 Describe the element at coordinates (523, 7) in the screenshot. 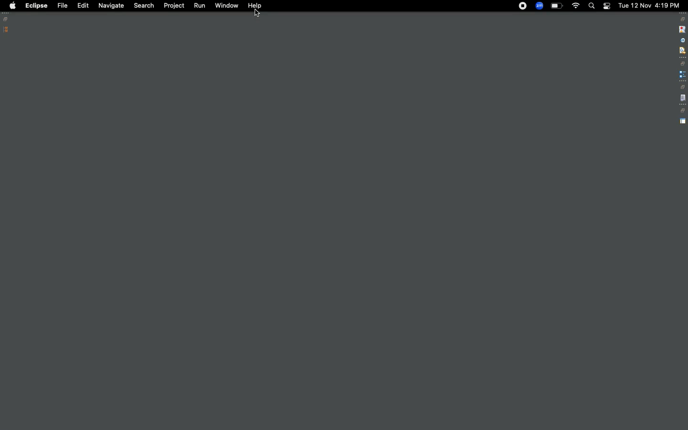

I see `Recording` at that location.